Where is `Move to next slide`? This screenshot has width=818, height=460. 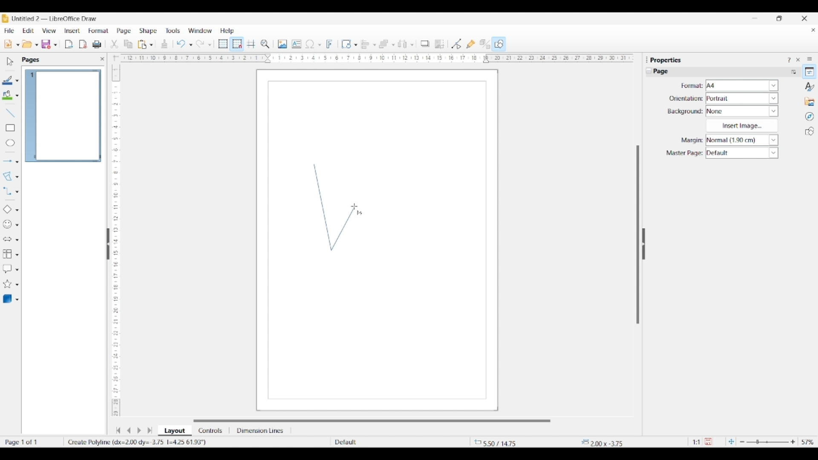
Move to next slide is located at coordinates (139, 431).